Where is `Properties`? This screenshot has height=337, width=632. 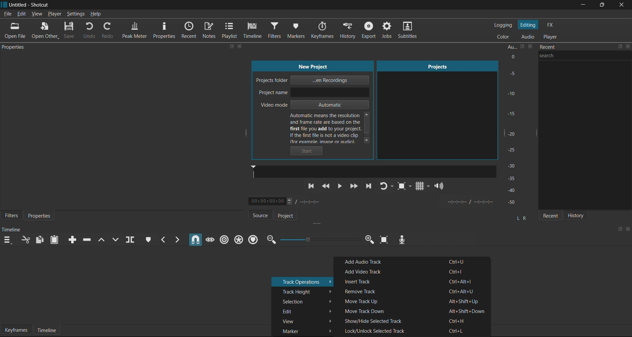
Properties is located at coordinates (41, 216).